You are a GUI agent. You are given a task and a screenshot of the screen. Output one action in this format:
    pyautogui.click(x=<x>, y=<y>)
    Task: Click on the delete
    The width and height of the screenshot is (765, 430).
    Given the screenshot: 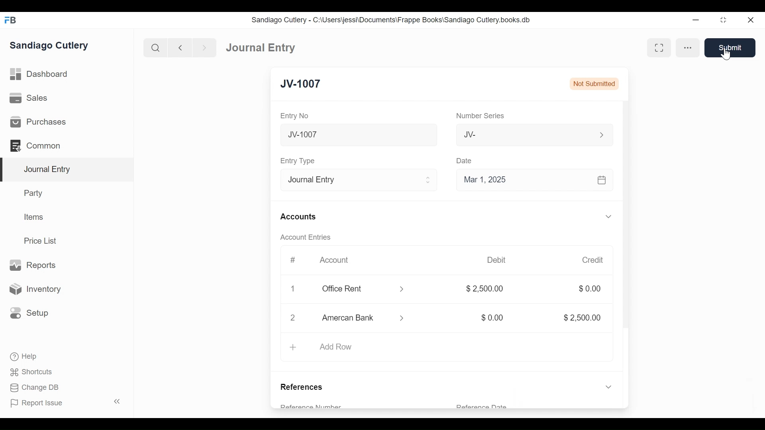 What is the action you would take?
    pyautogui.click(x=291, y=289)
    